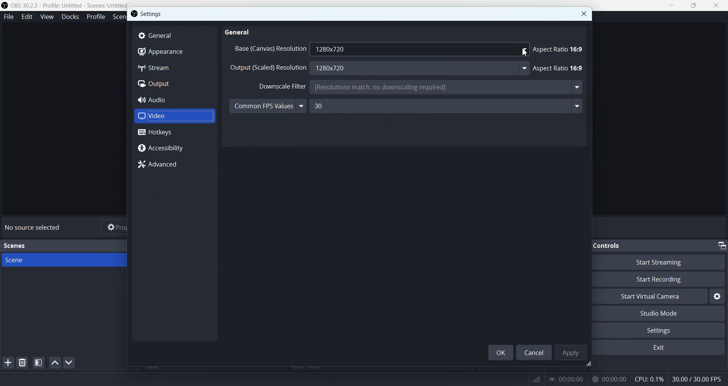 This screenshot has height=386, width=728. What do you see at coordinates (500, 352) in the screenshot?
I see `OK` at bounding box center [500, 352].